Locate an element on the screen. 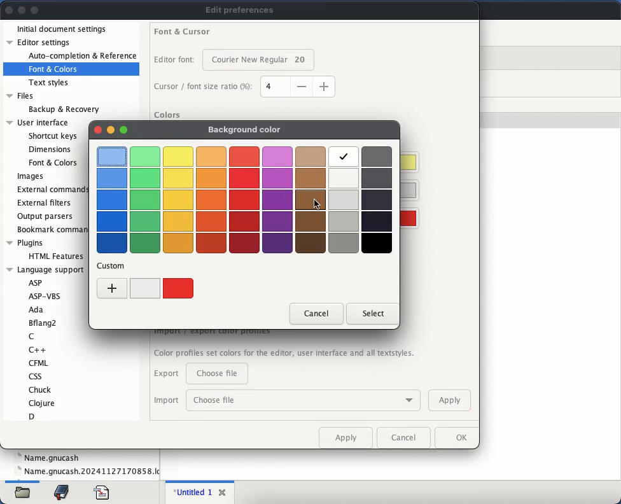 This screenshot has width=621, height=504. initial document settings is located at coordinates (64, 28).